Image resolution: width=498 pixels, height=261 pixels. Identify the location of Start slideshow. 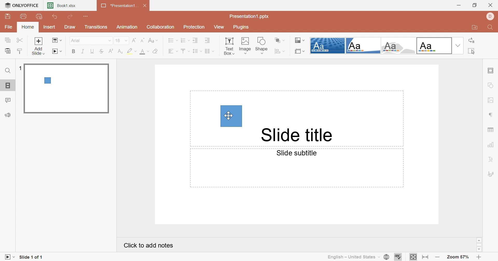
(57, 51).